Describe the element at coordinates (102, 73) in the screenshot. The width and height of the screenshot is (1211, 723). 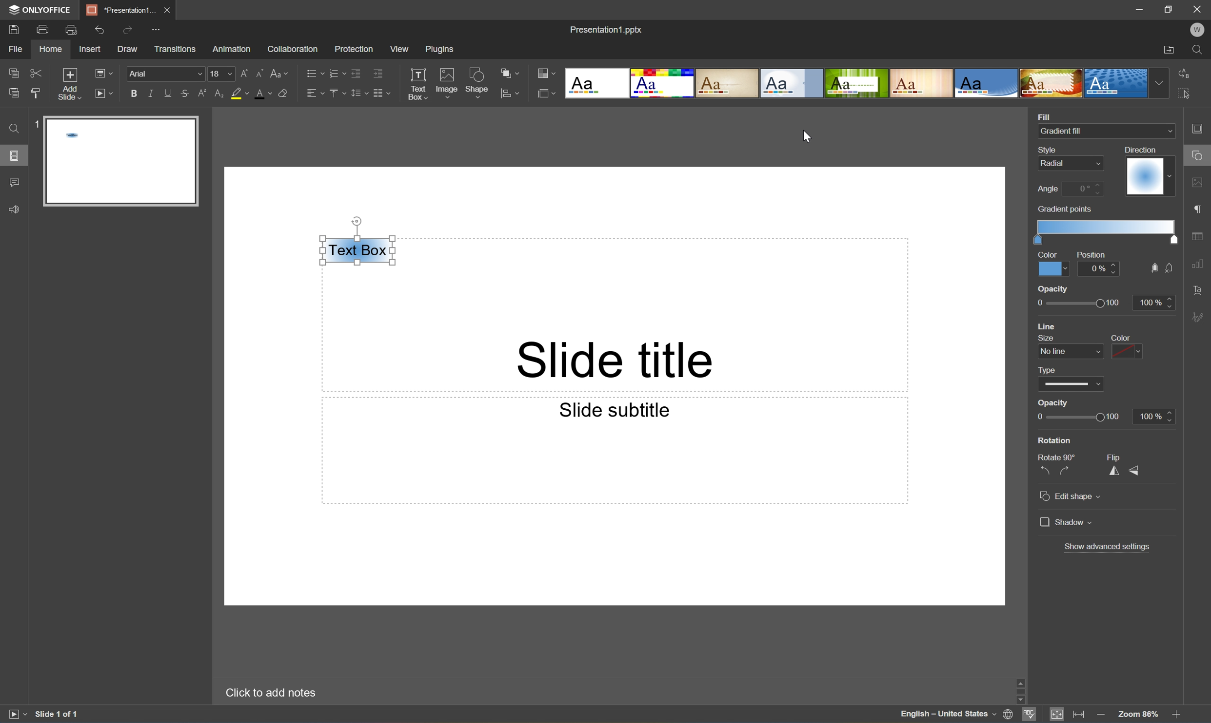
I see `Change slide layout` at that location.